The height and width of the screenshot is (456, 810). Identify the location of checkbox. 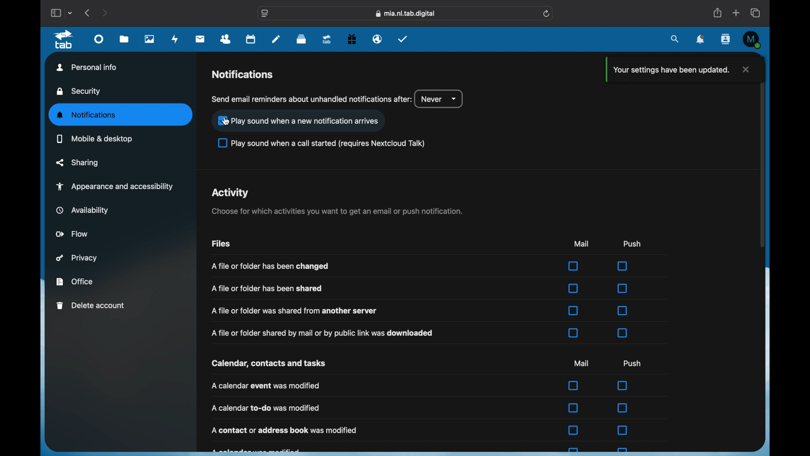
(573, 266).